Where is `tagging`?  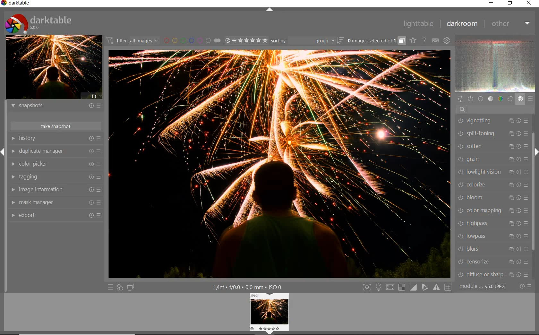 tagging is located at coordinates (56, 177).